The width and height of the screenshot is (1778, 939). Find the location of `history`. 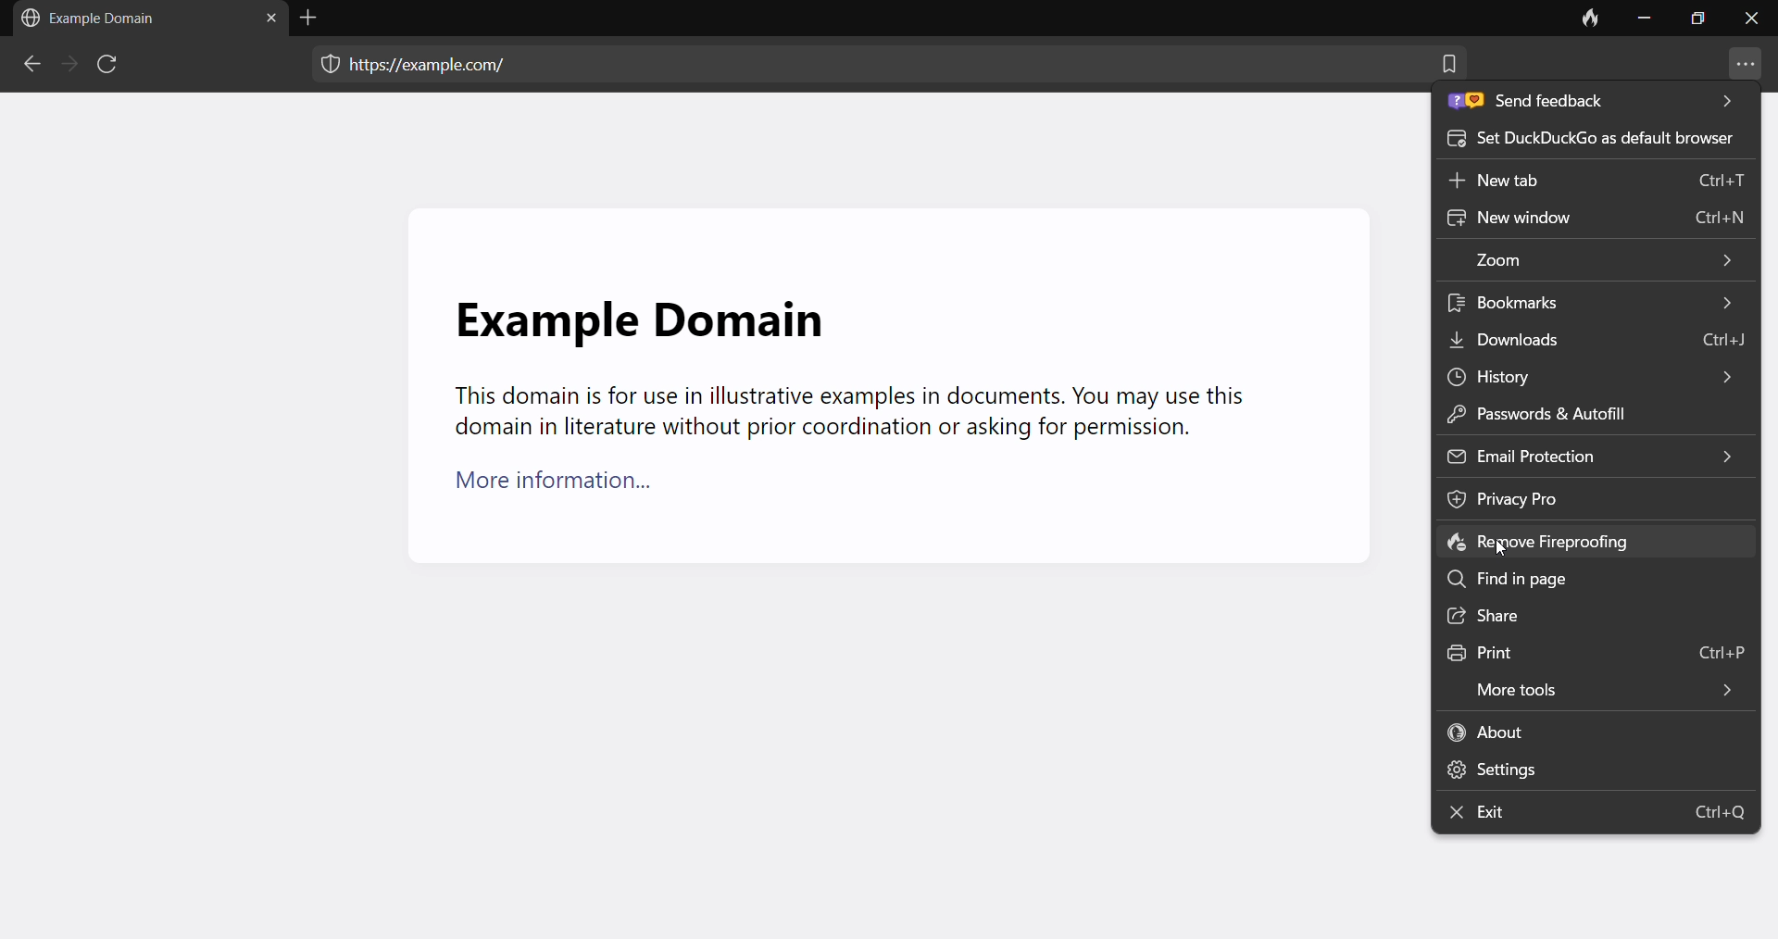

history is located at coordinates (1585, 374).